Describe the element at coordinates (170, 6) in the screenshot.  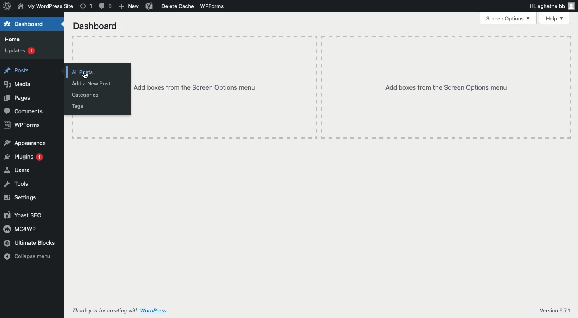
I see `Delete Cache` at that location.